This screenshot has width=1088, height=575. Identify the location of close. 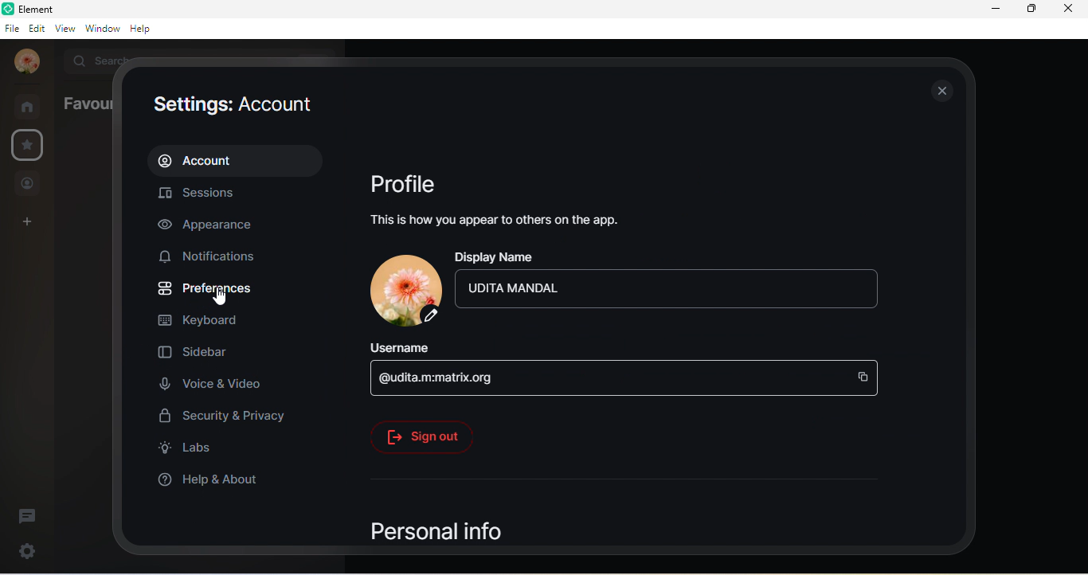
(940, 92).